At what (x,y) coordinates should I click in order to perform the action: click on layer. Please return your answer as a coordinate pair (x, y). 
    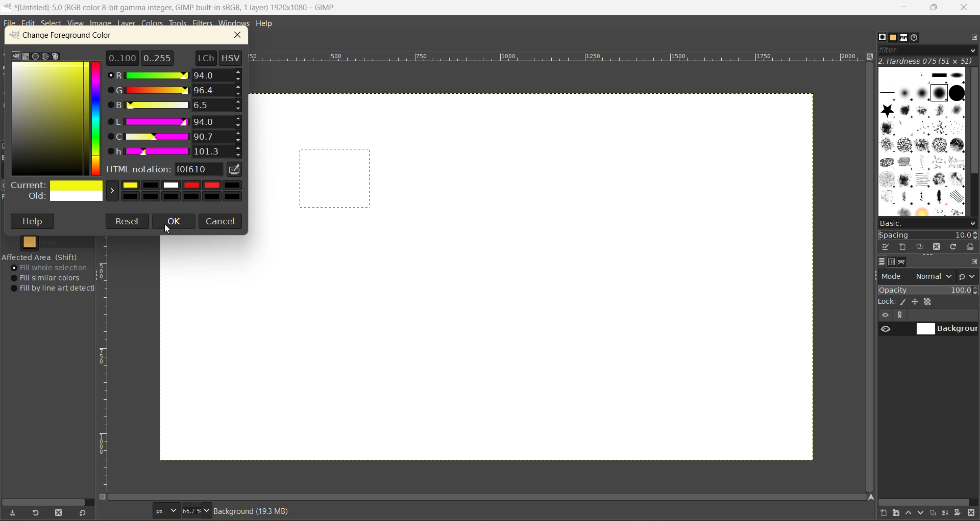
    Looking at the image, I should click on (127, 23).